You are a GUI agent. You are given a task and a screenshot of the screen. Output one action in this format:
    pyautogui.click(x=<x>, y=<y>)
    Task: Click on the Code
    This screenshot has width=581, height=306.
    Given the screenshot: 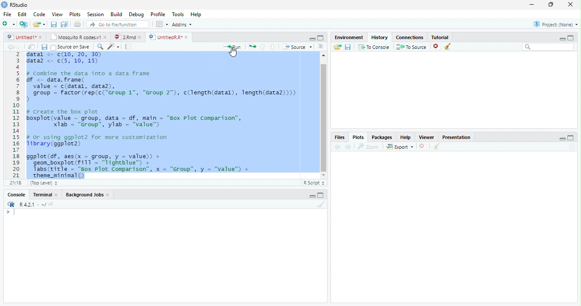 What is the action you would take?
    pyautogui.click(x=39, y=14)
    